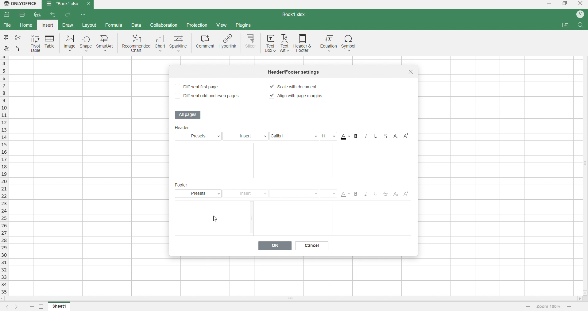 This screenshot has width=588, height=311. Describe the element at coordinates (216, 219) in the screenshot. I see `cursor` at that location.